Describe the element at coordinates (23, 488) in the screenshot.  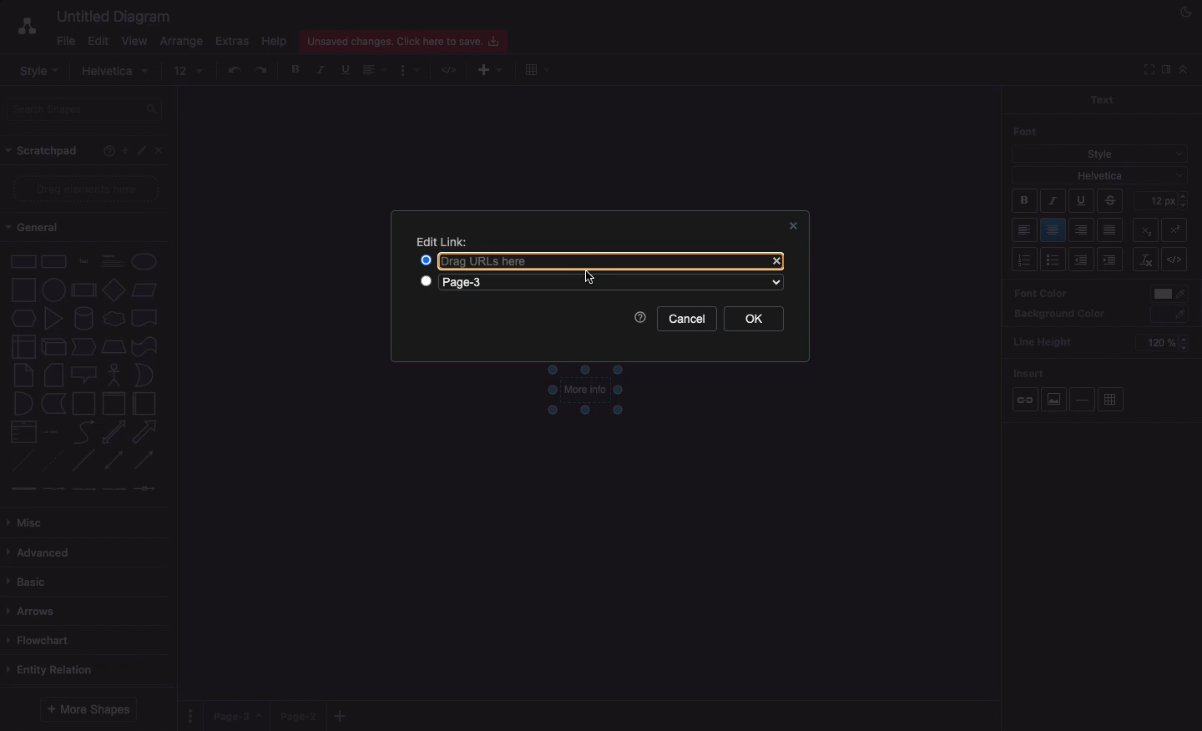
I see `link` at that location.